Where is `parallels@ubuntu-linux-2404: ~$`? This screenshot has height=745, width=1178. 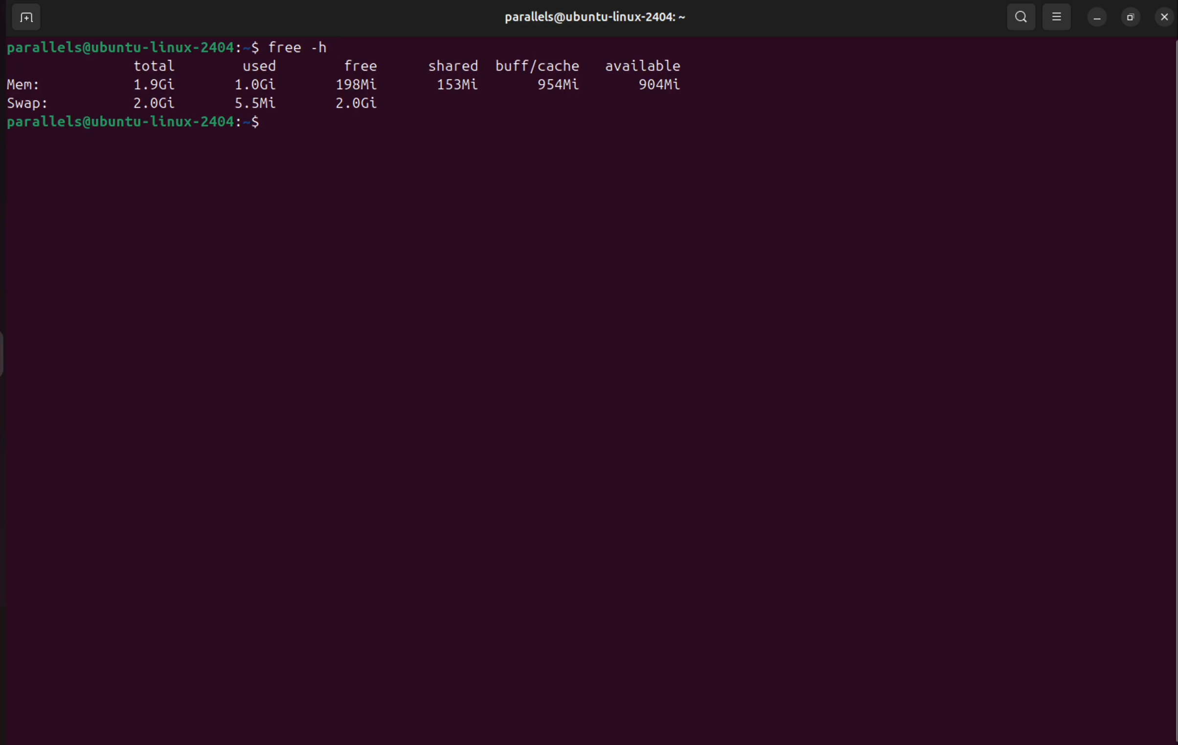
parallels@ubuntu-linux-2404: ~$ is located at coordinates (131, 123).